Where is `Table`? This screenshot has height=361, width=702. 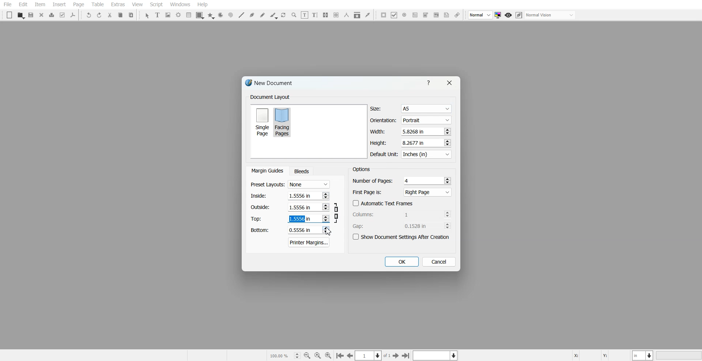
Table is located at coordinates (97, 4).